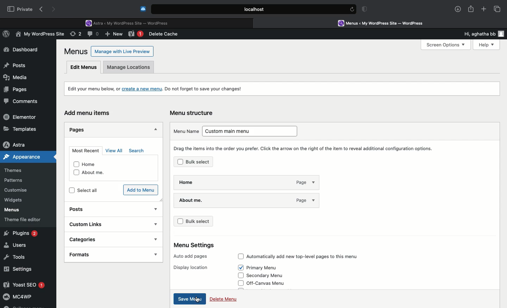 This screenshot has height=308, width=507. What do you see at coordinates (99, 239) in the screenshot?
I see `Categories` at bounding box center [99, 239].